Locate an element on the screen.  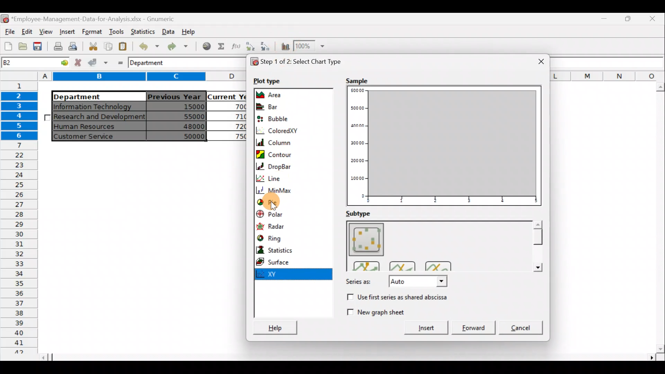
Line is located at coordinates (289, 177).